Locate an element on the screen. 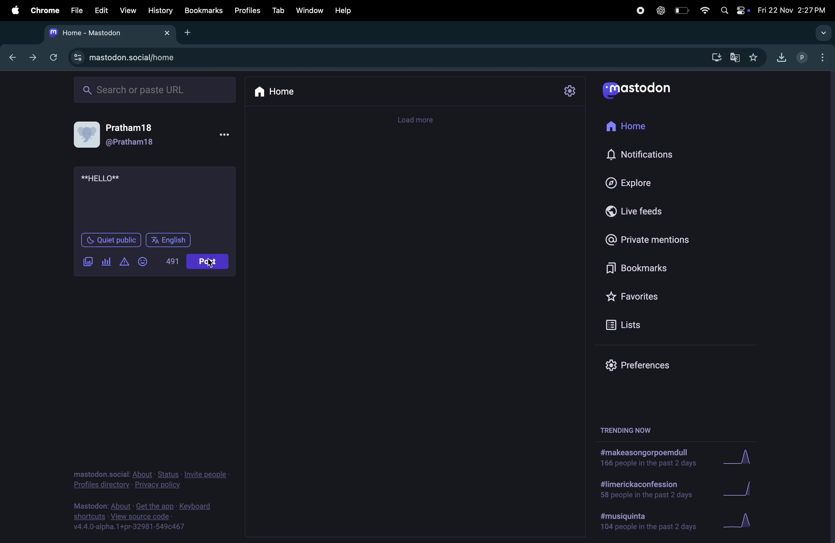 The image size is (835, 543). hashtag is located at coordinates (648, 522).